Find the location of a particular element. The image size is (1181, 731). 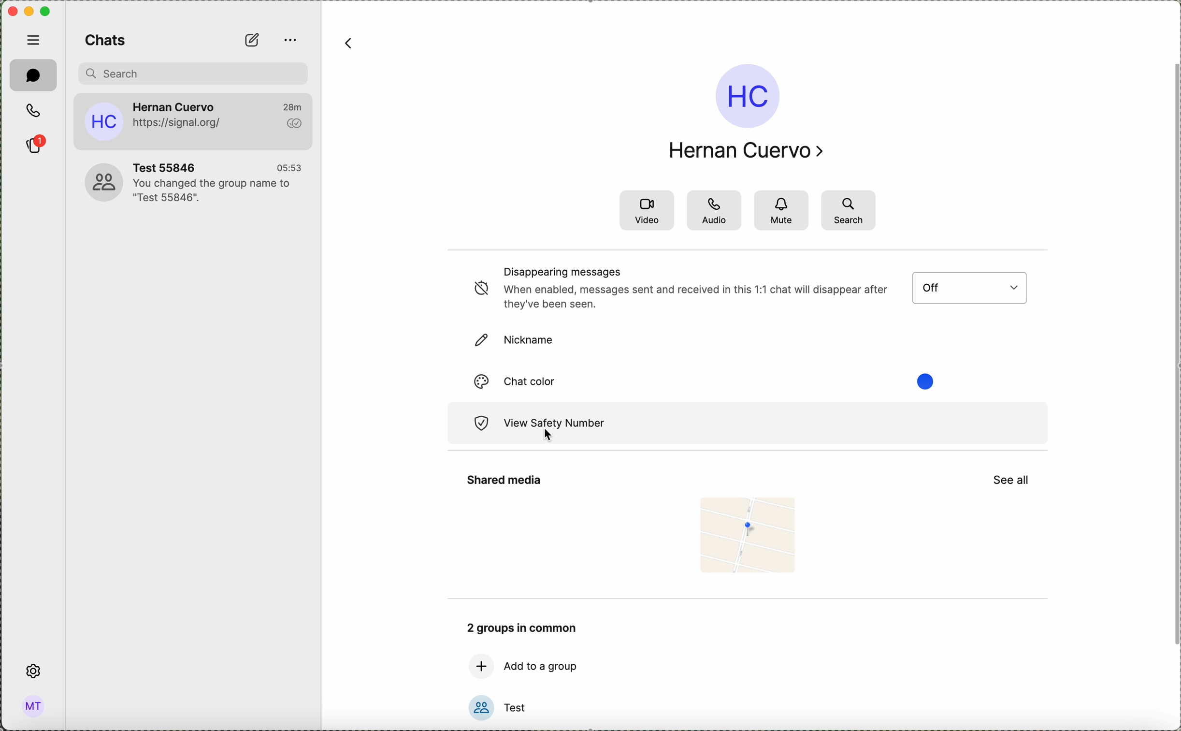

Shared media is located at coordinates (502, 482).